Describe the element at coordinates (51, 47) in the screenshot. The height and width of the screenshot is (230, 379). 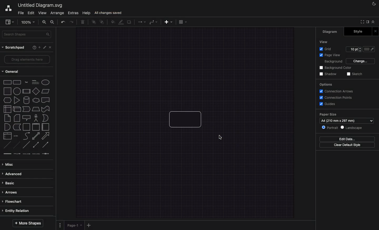
I see `Close` at that location.